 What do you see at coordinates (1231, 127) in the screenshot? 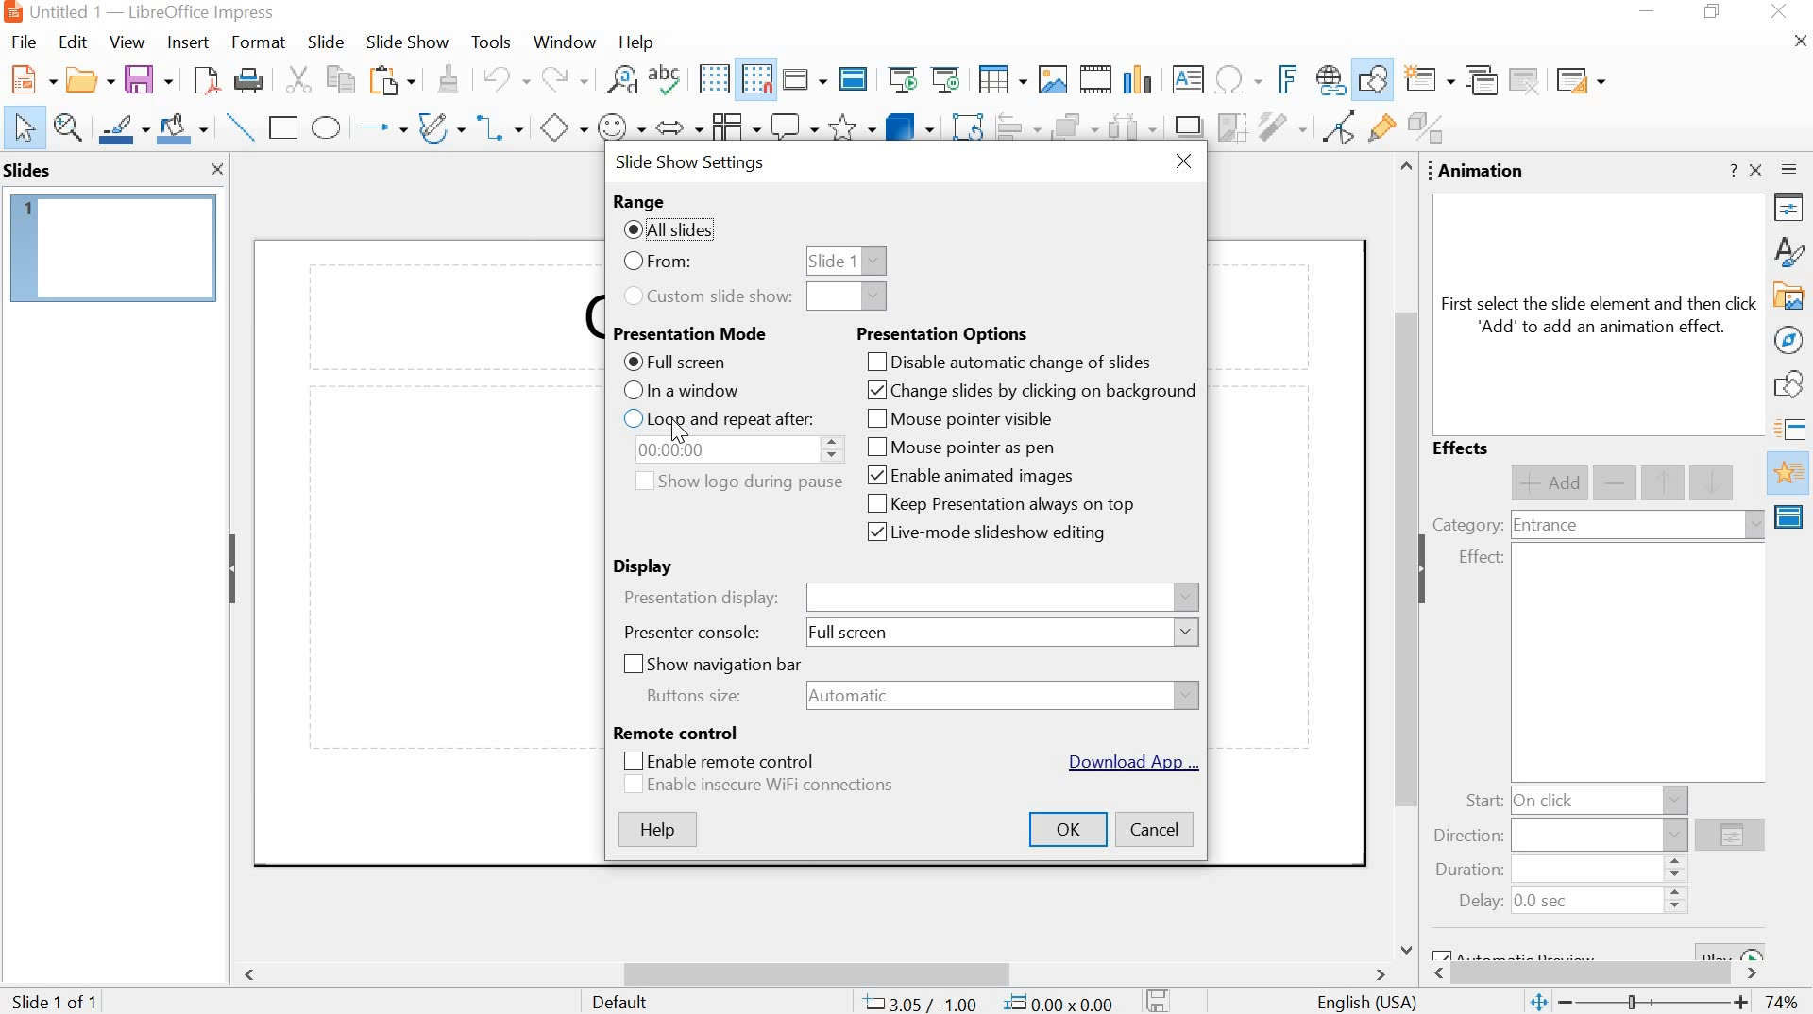
I see `crop image` at bounding box center [1231, 127].